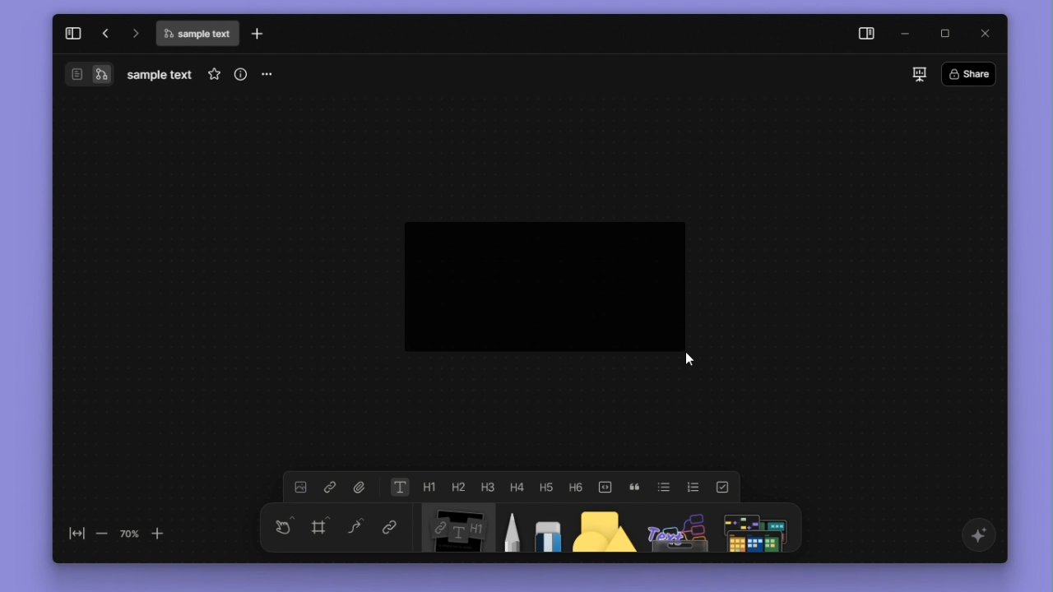 Image resolution: width=1053 pixels, height=592 pixels. I want to click on link, so click(329, 488).